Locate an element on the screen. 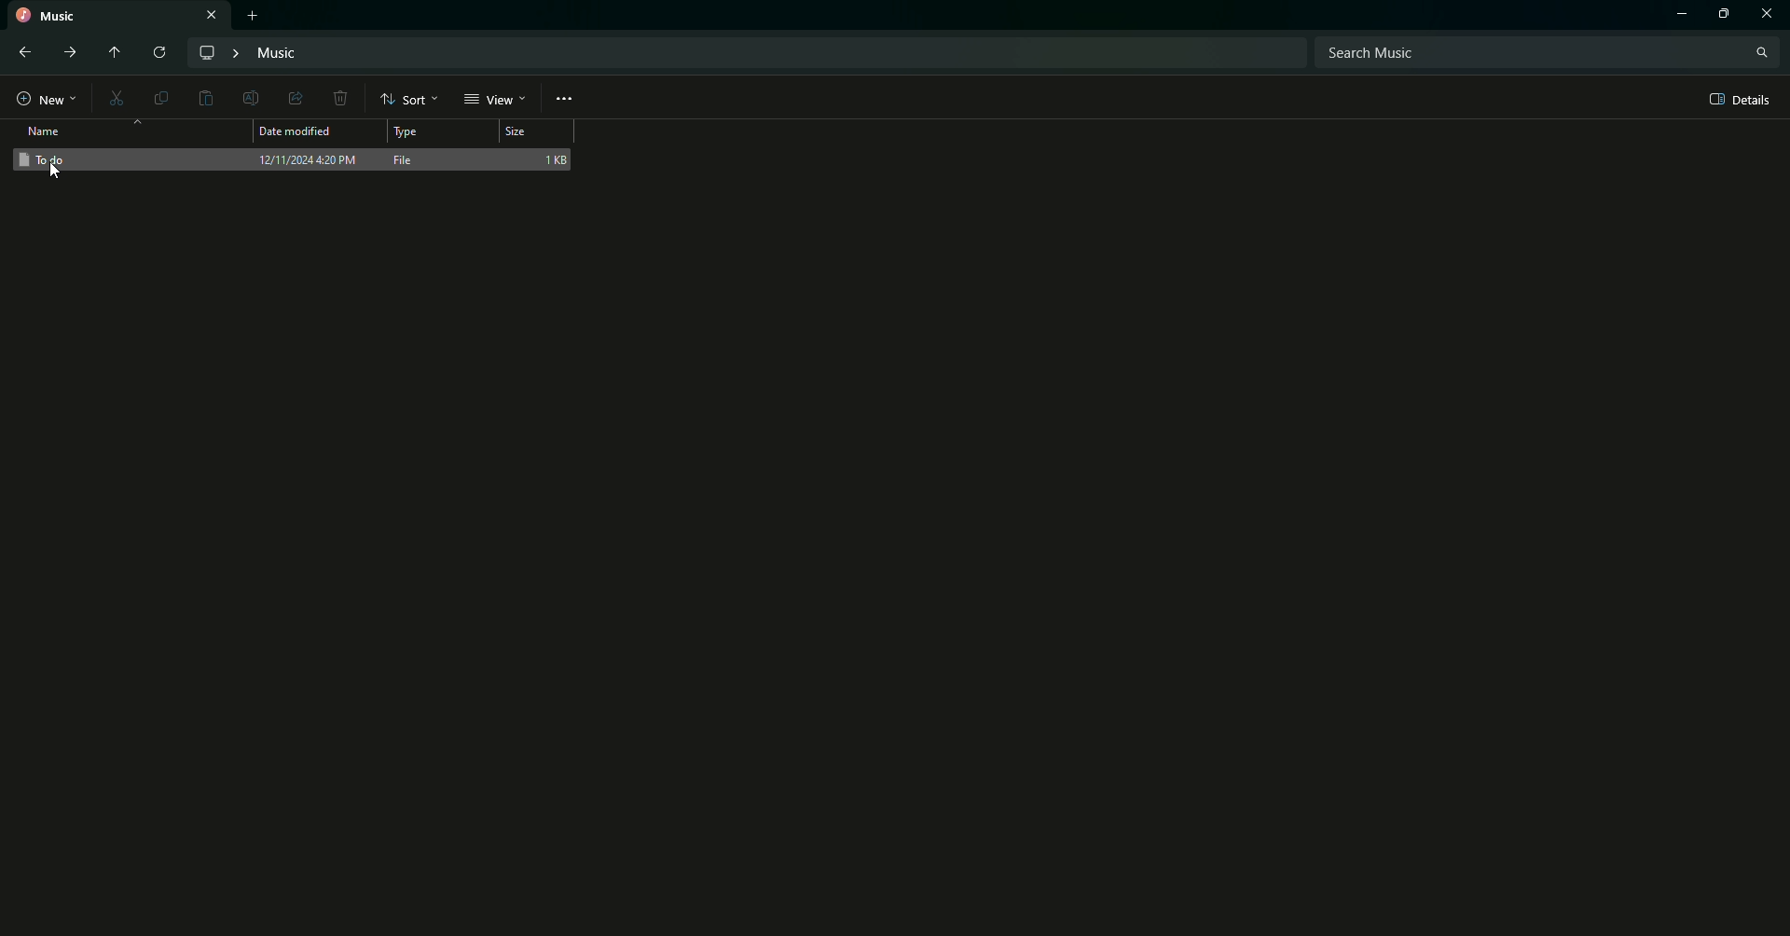 Image resolution: width=1790 pixels, height=936 pixels. Reload is located at coordinates (161, 52).